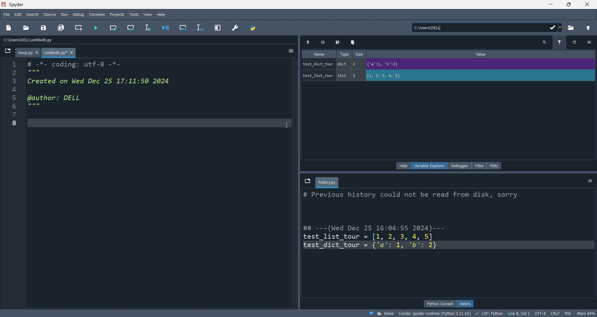 This screenshot has height=317, width=597. Describe the element at coordinates (307, 181) in the screenshot. I see `browse tabs` at that location.